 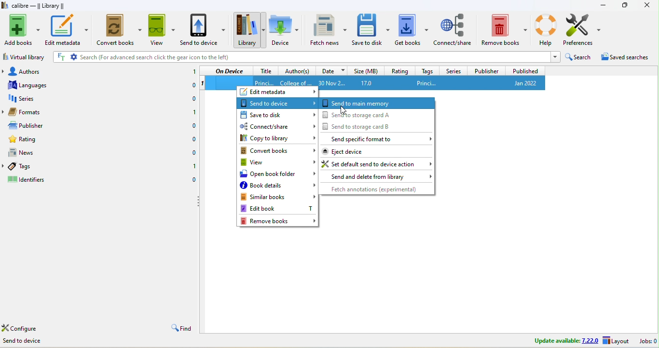 I want to click on 17.0, so click(x=373, y=83).